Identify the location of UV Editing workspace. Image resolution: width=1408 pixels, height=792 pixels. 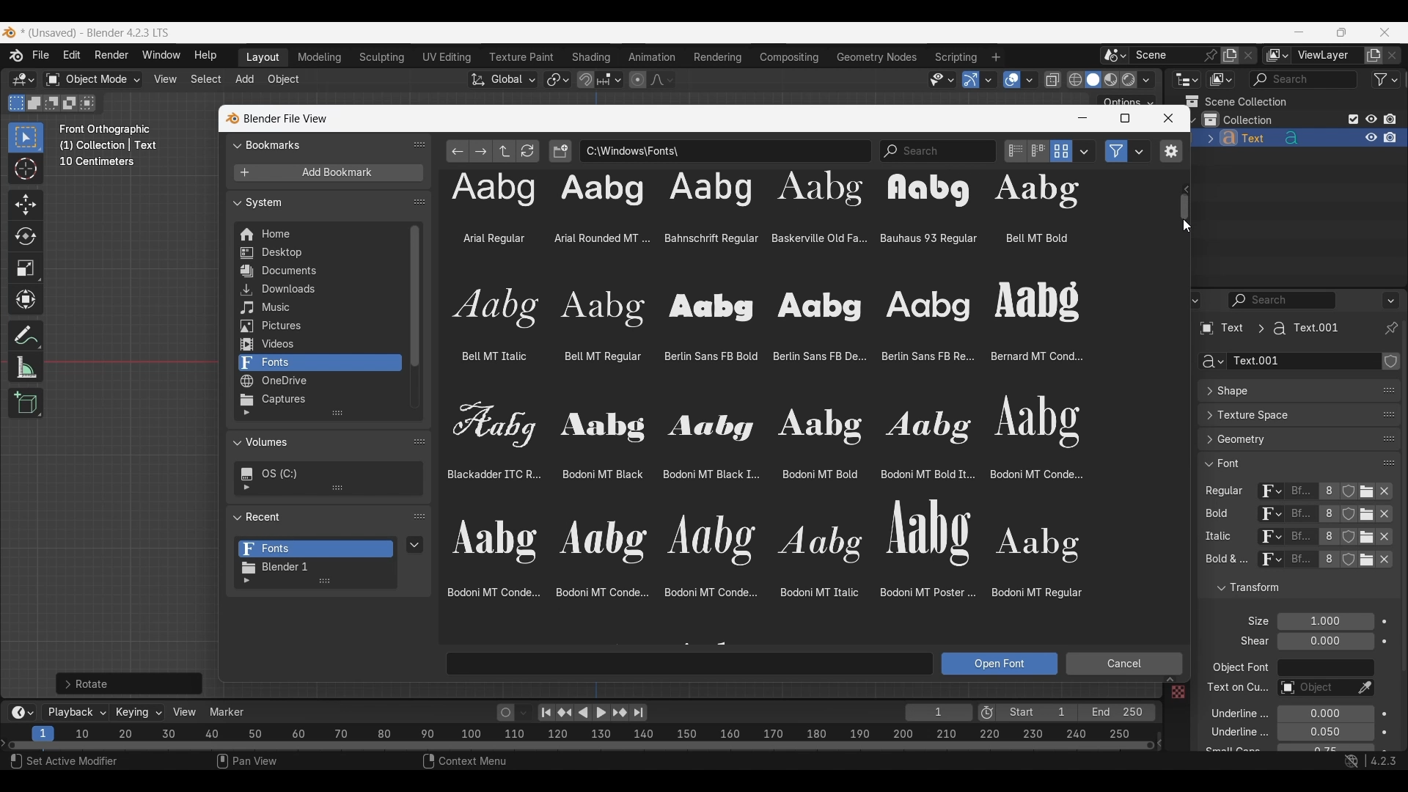
(448, 57).